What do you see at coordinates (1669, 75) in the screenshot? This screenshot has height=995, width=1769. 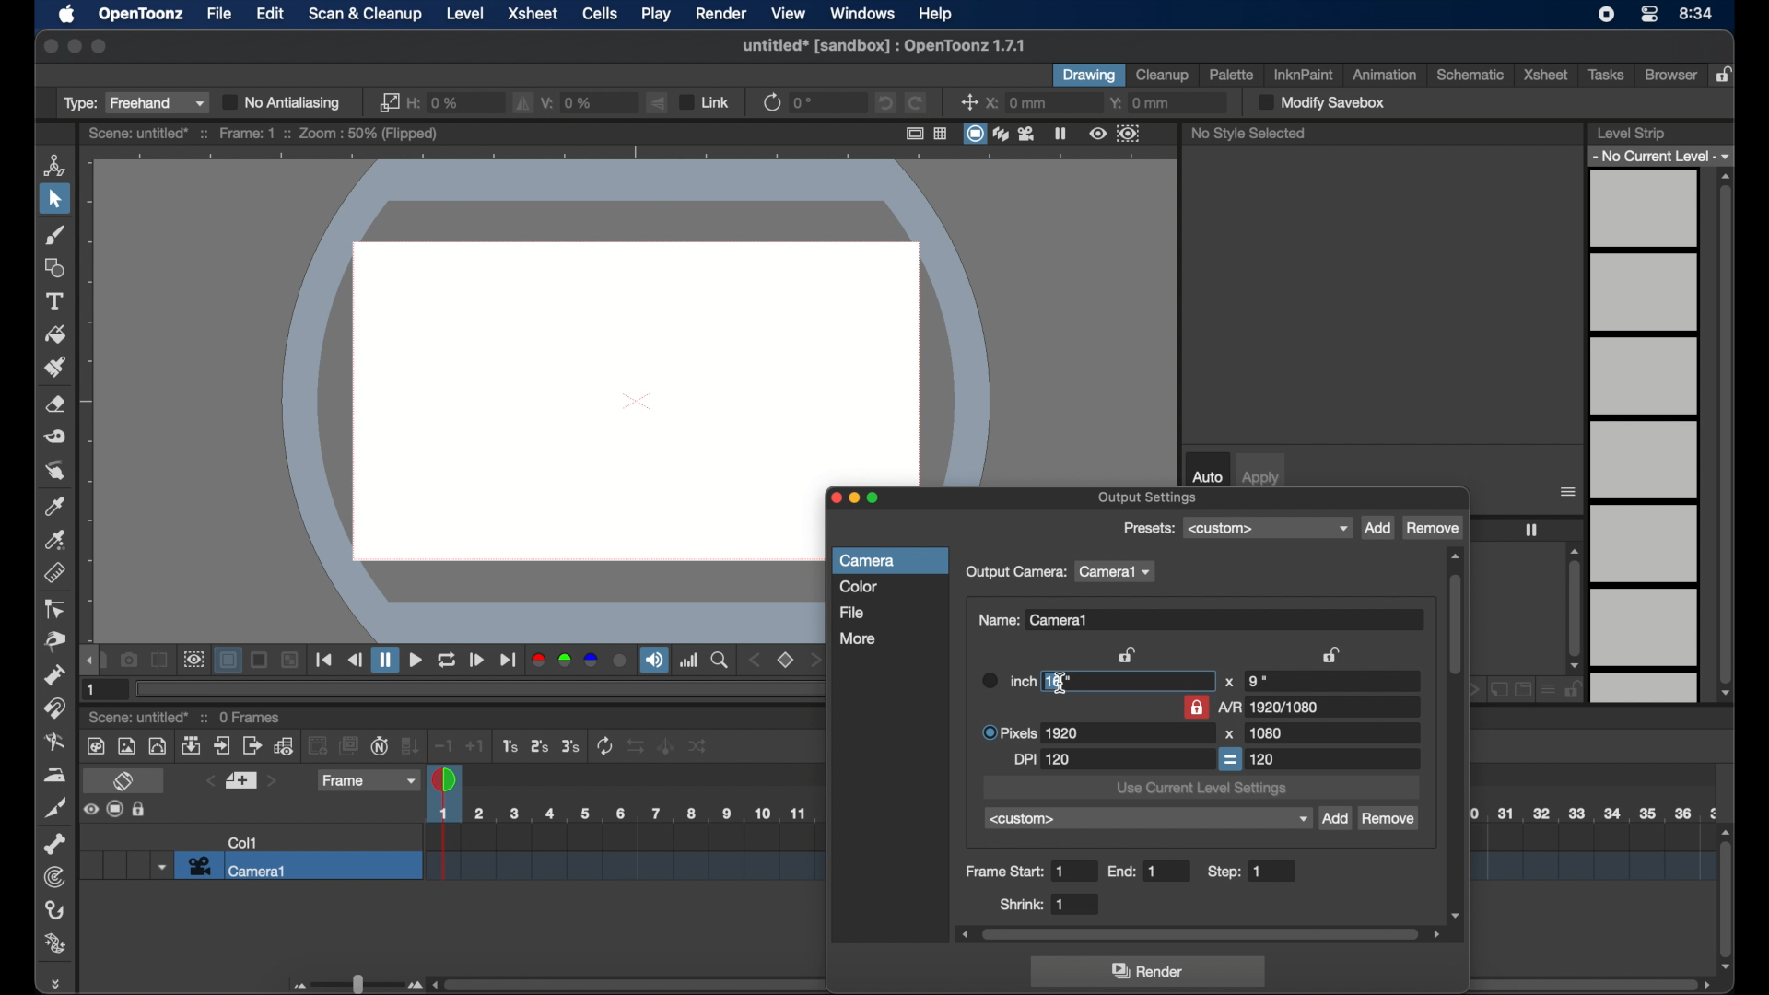 I see `browser` at bounding box center [1669, 75].